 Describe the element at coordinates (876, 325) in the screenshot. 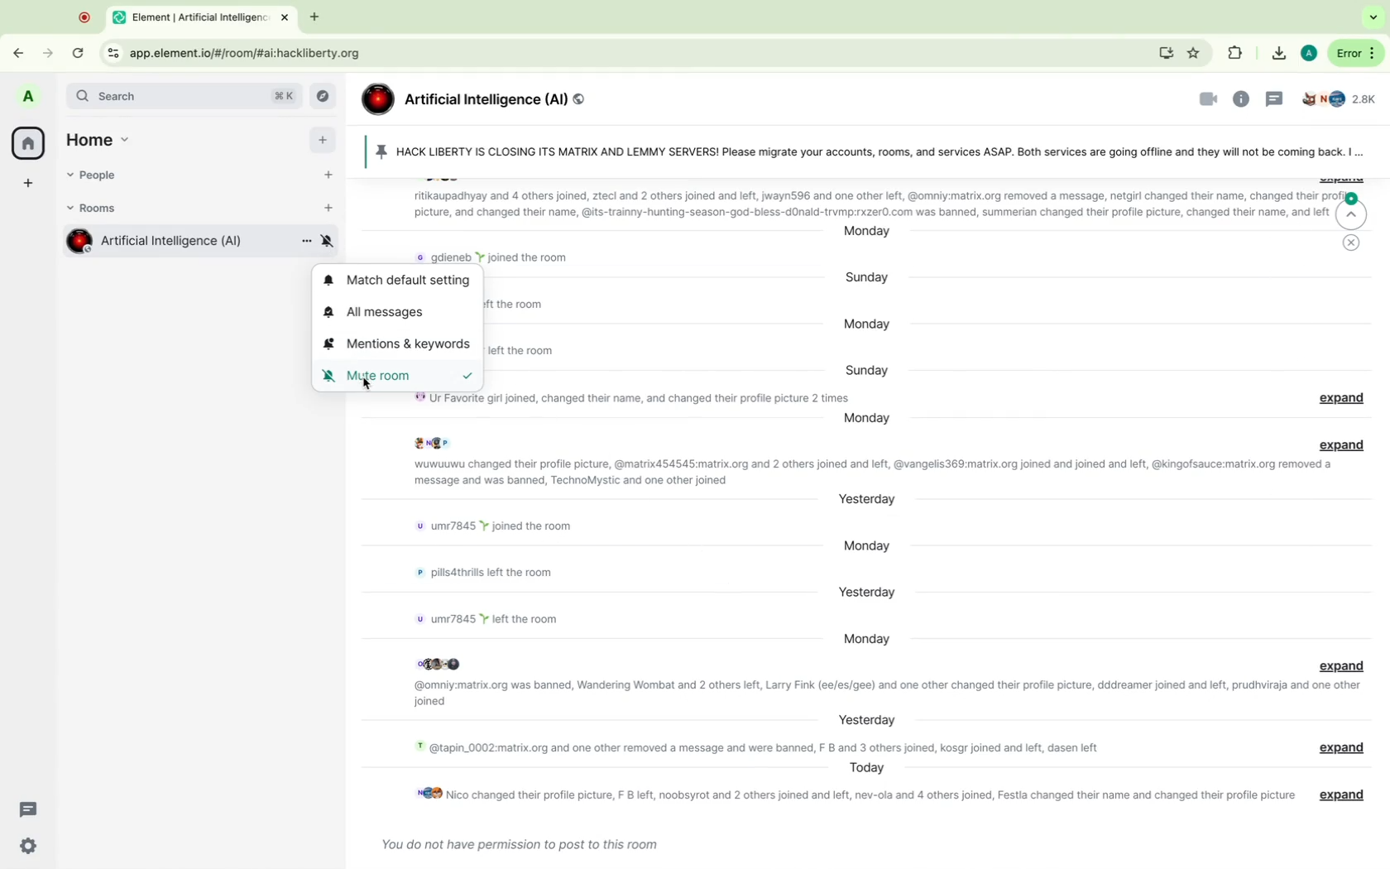

I see `day` at that location.